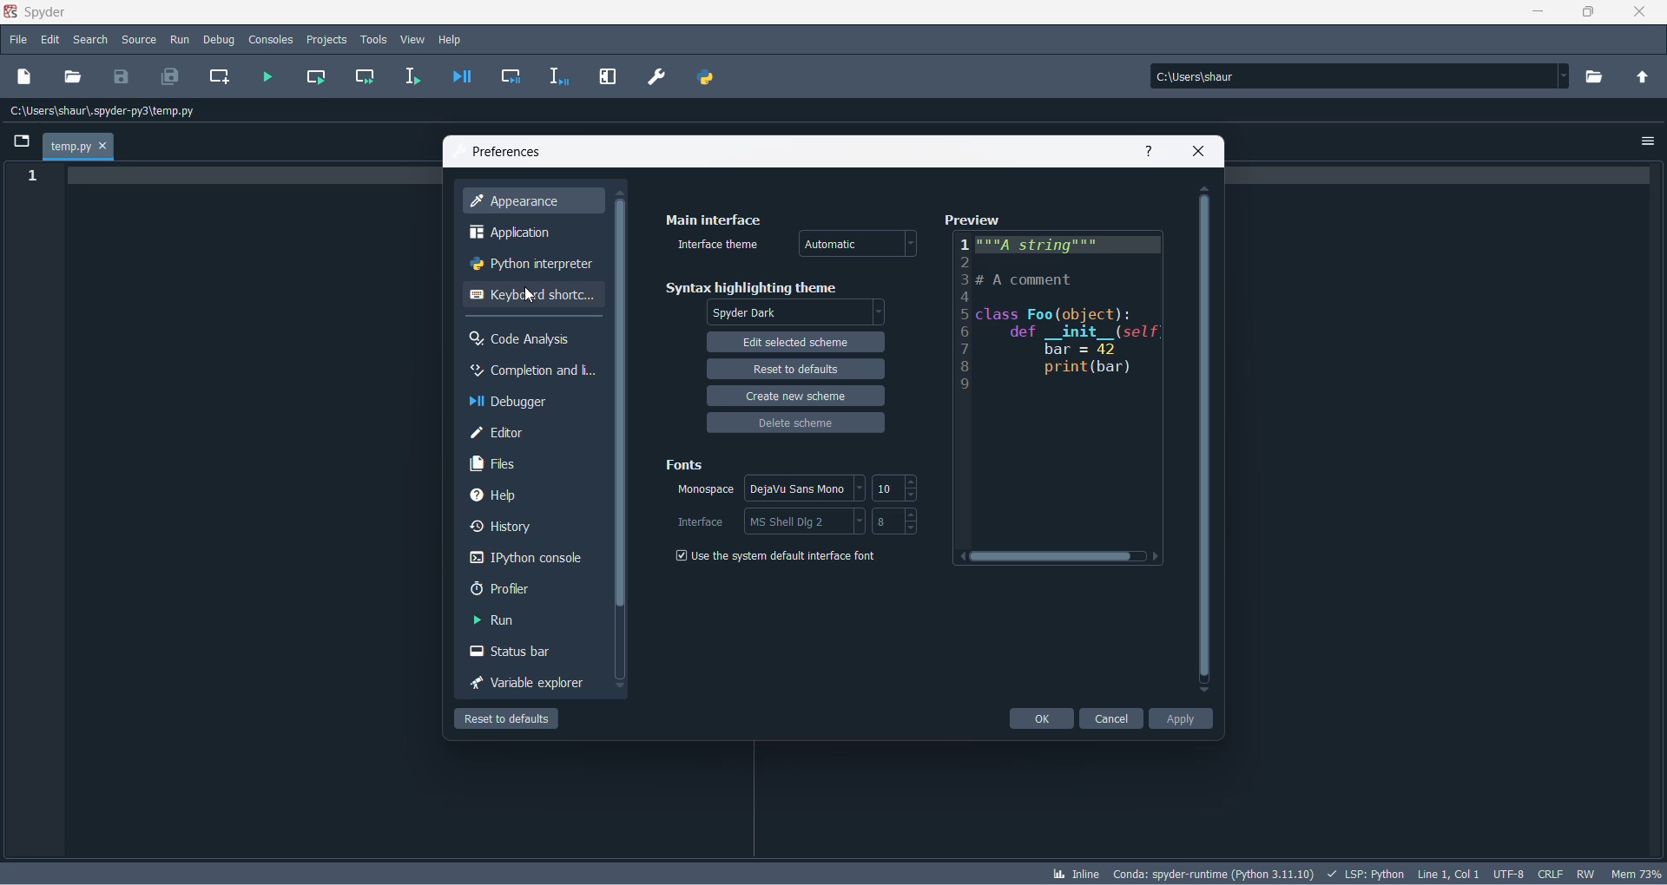 Image resolution: width=1667 pixels, height=885 pixels. I want to click on run selection, so click(411, 75).